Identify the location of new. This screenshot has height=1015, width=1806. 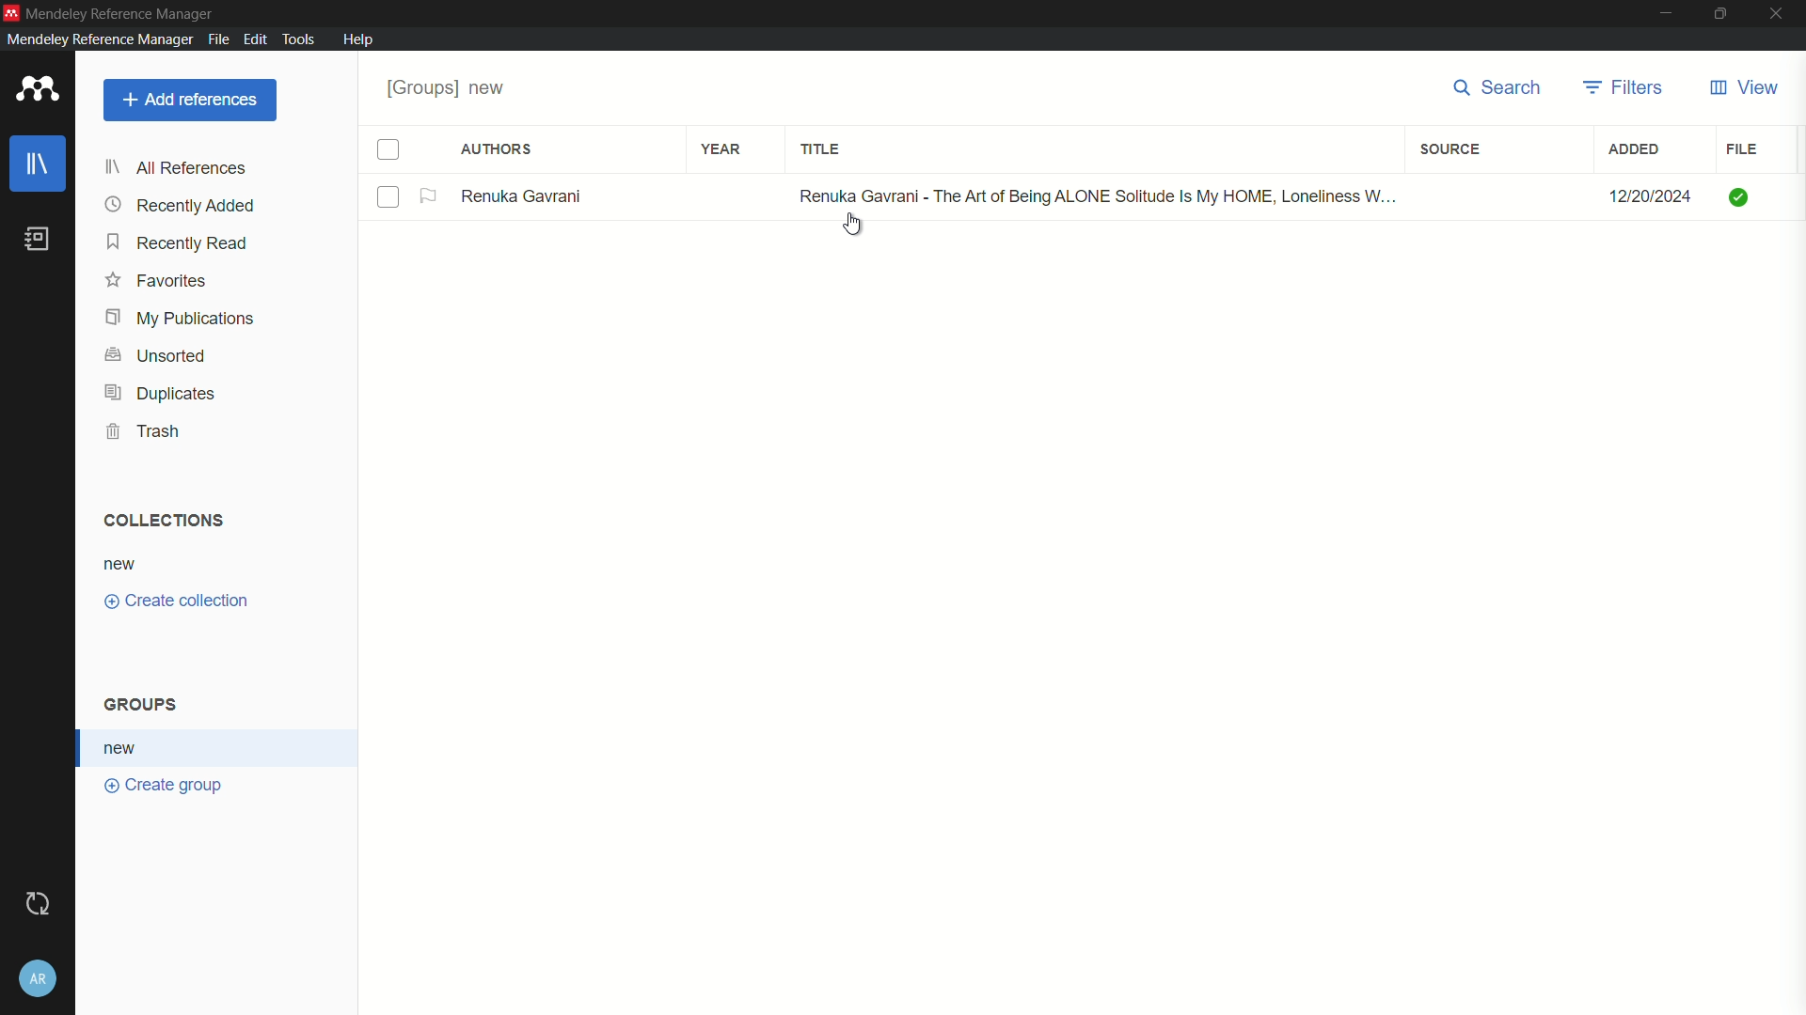
(122, 563).